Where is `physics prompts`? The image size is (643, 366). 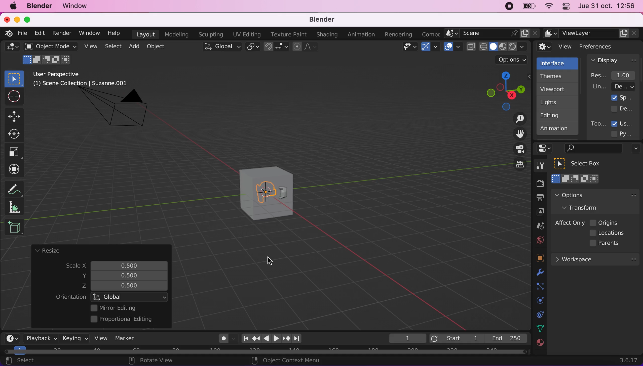 physics prompts is located at coordinates (537, 301).